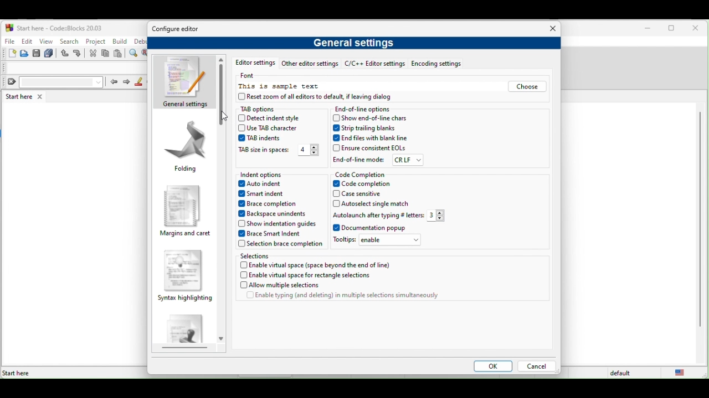 This screenshot has height=398, width=709. I want to click on reset zoom of all editors to default, if leaving dialog, so click(326, 98).